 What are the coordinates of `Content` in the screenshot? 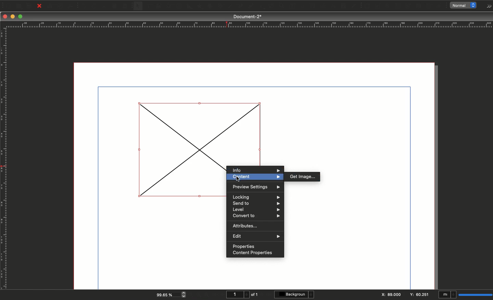 It's located at (255, 178).